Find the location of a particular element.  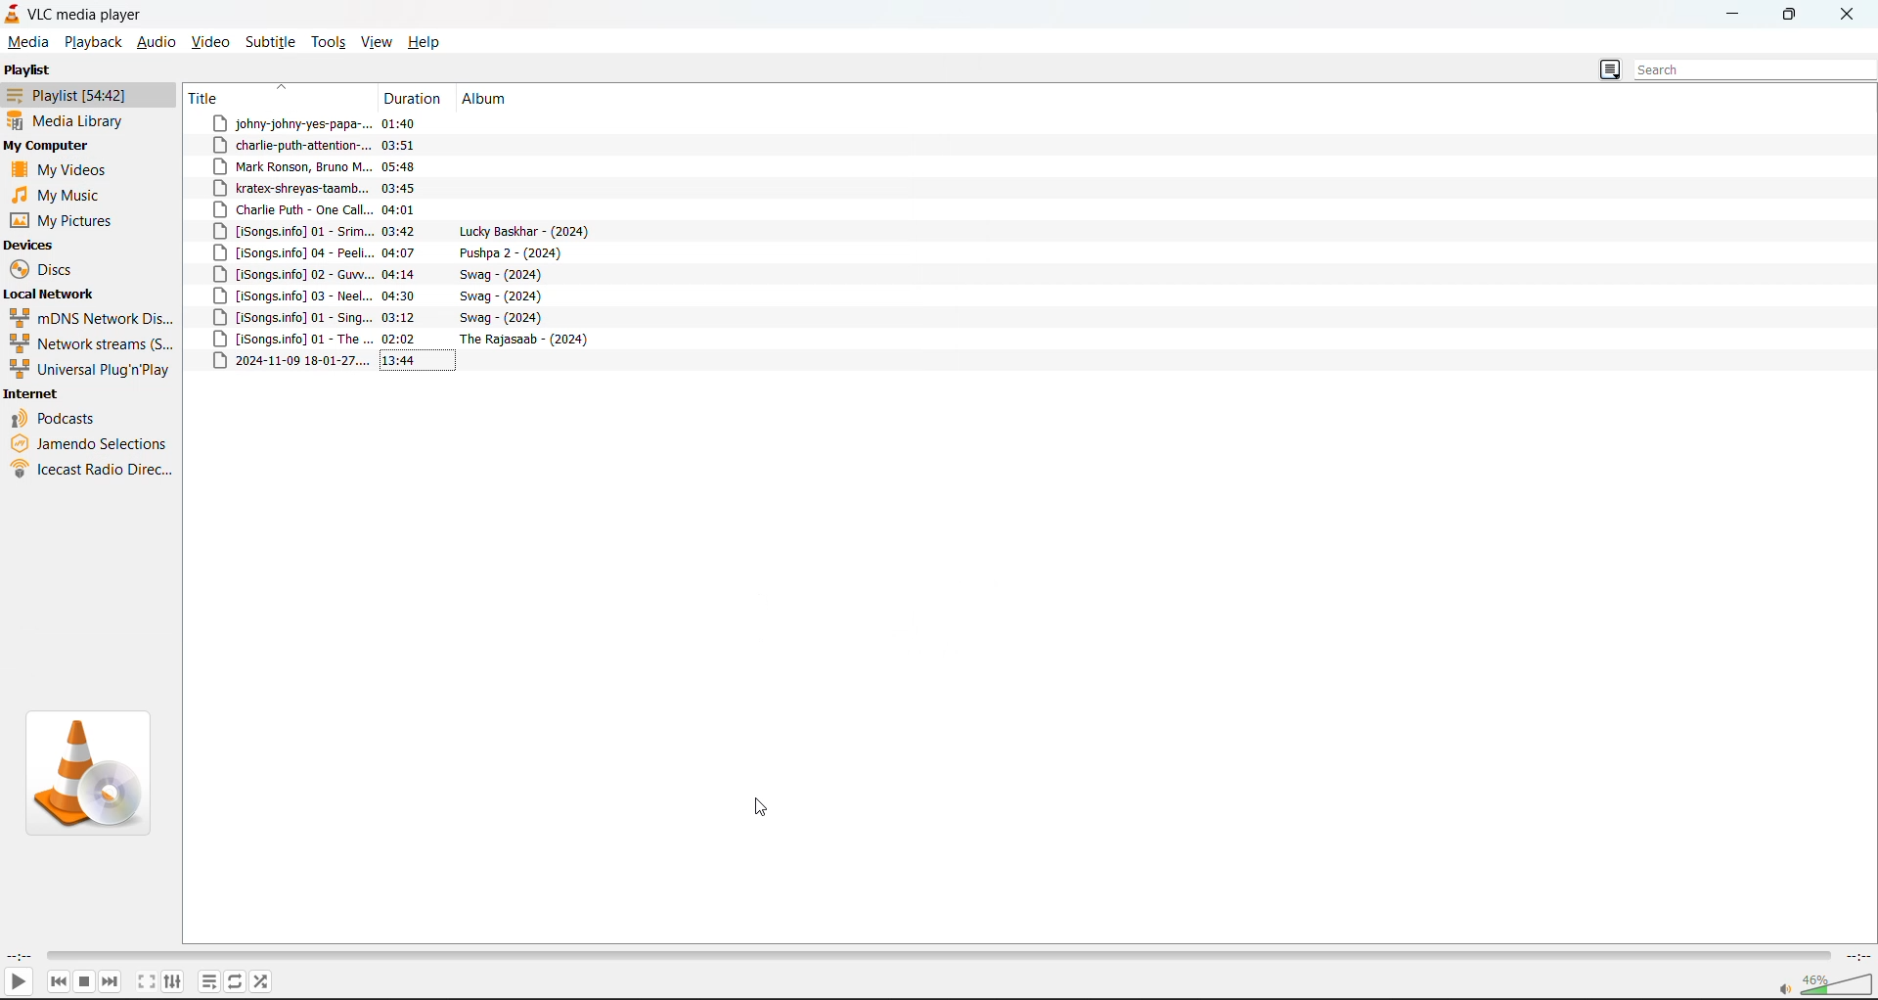

my computer is located at coordinates (51, 147).